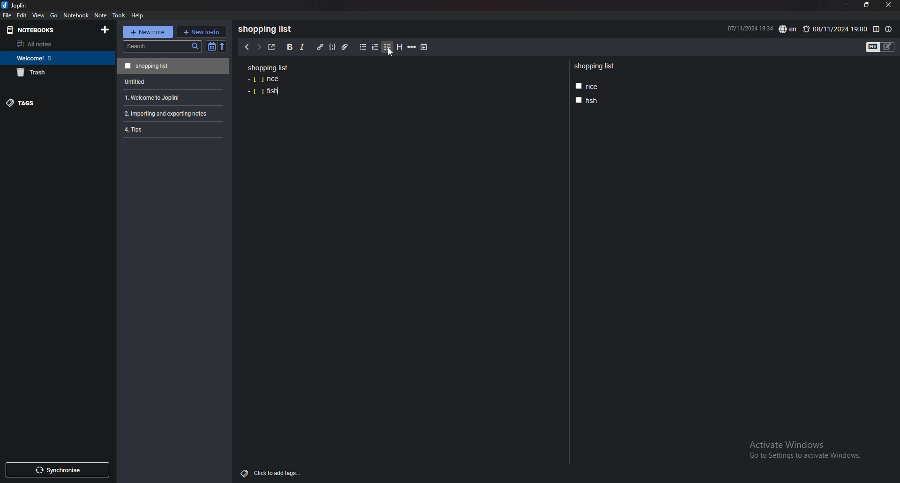 The width and height of the screenshot is (900, 483). I want to click on all notes, so click(53, 44).